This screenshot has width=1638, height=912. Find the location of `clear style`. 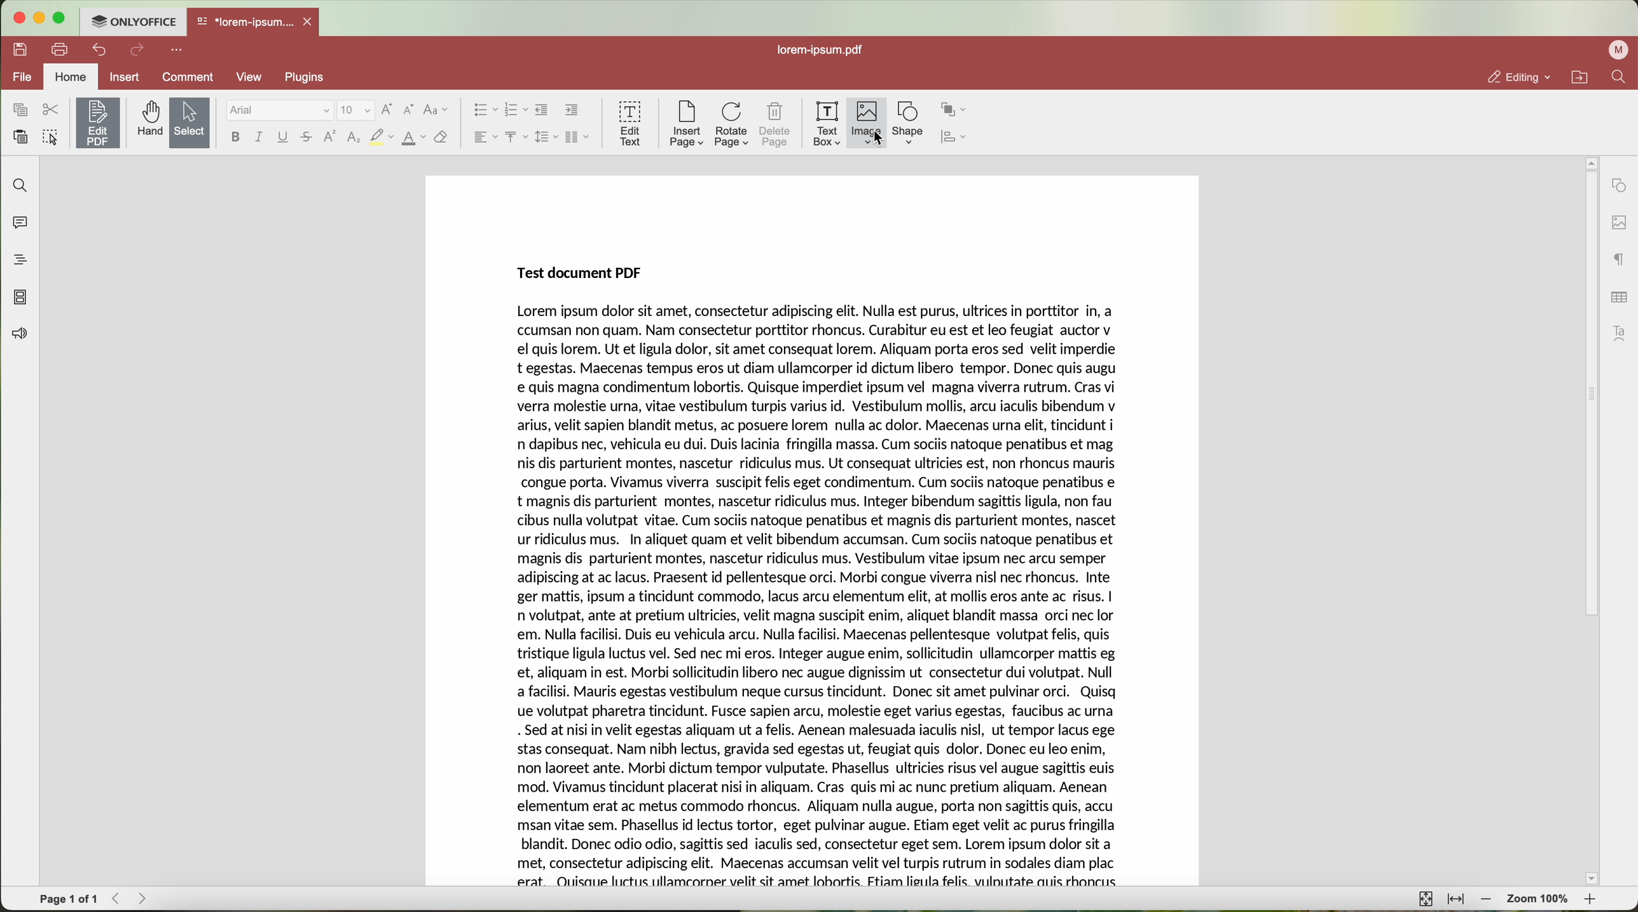

clear style is located at coordinates (441, 138).